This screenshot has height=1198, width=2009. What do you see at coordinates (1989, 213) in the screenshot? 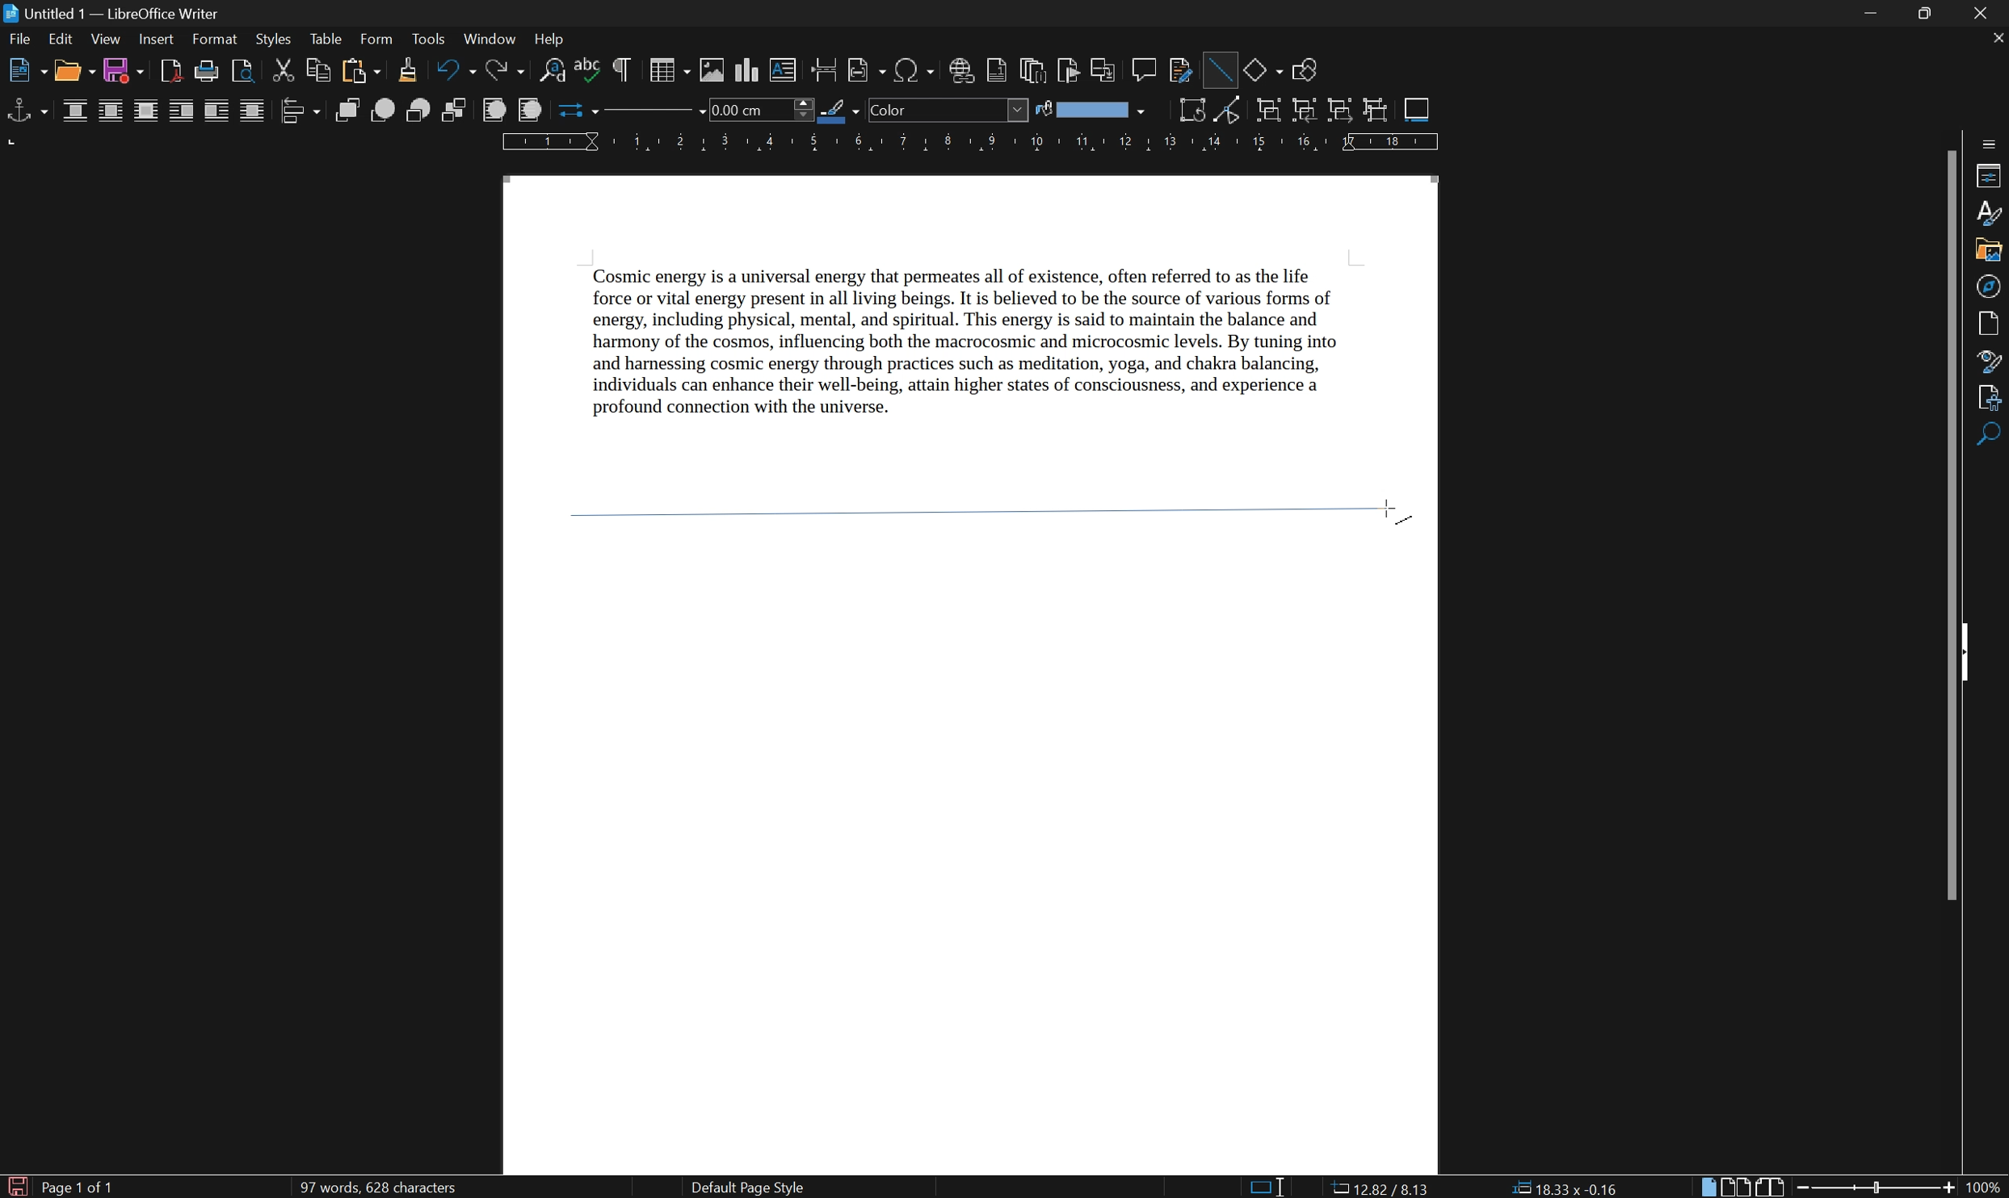
I see `styles` at bounding box center [1989, 213].